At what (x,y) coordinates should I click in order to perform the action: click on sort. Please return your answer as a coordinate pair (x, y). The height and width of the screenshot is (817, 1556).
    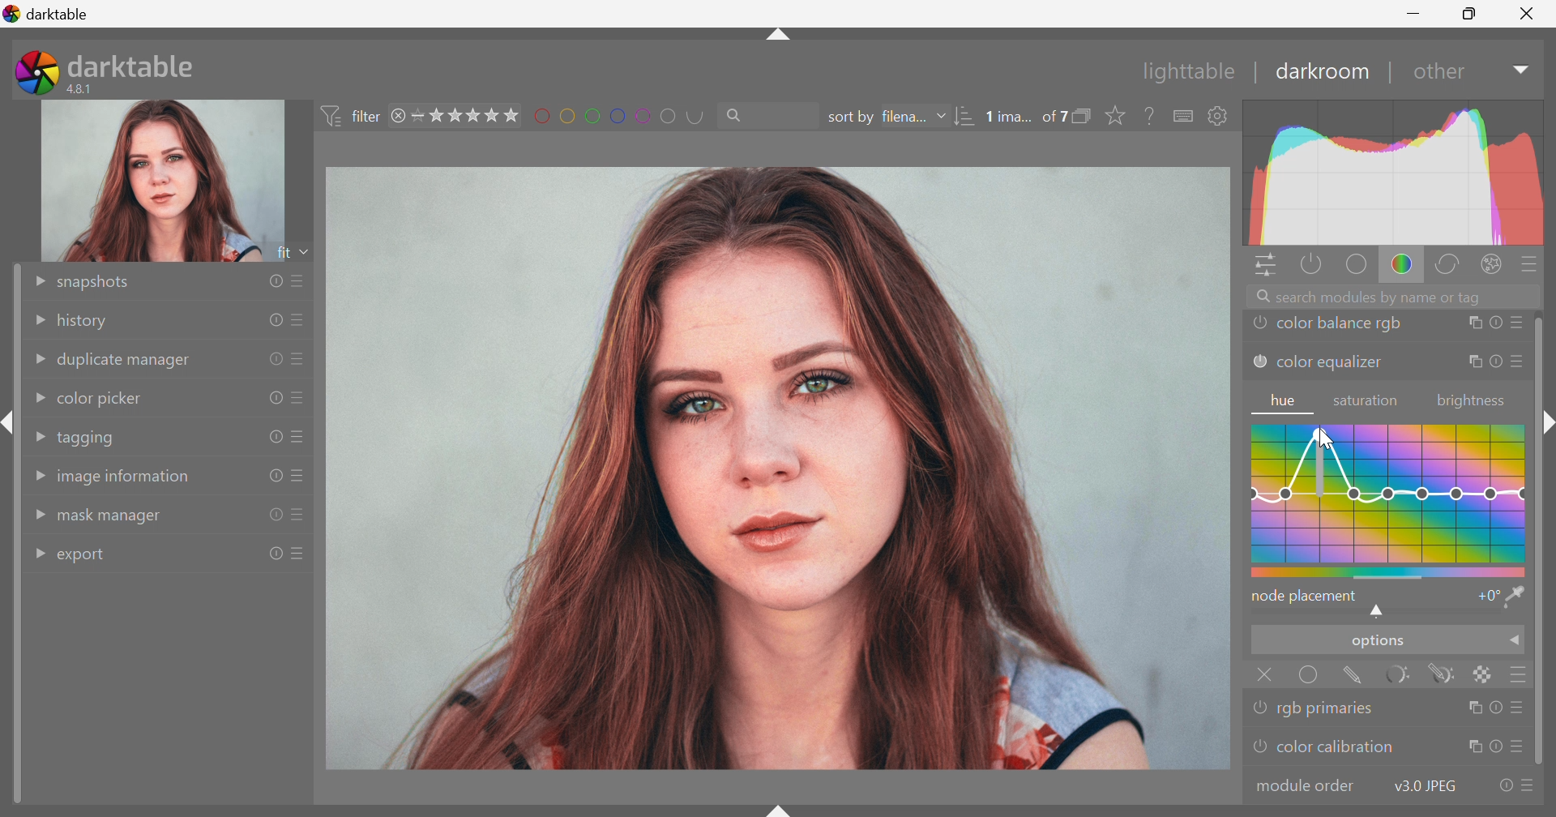
    Looking at the image, I should click on (964, 118).